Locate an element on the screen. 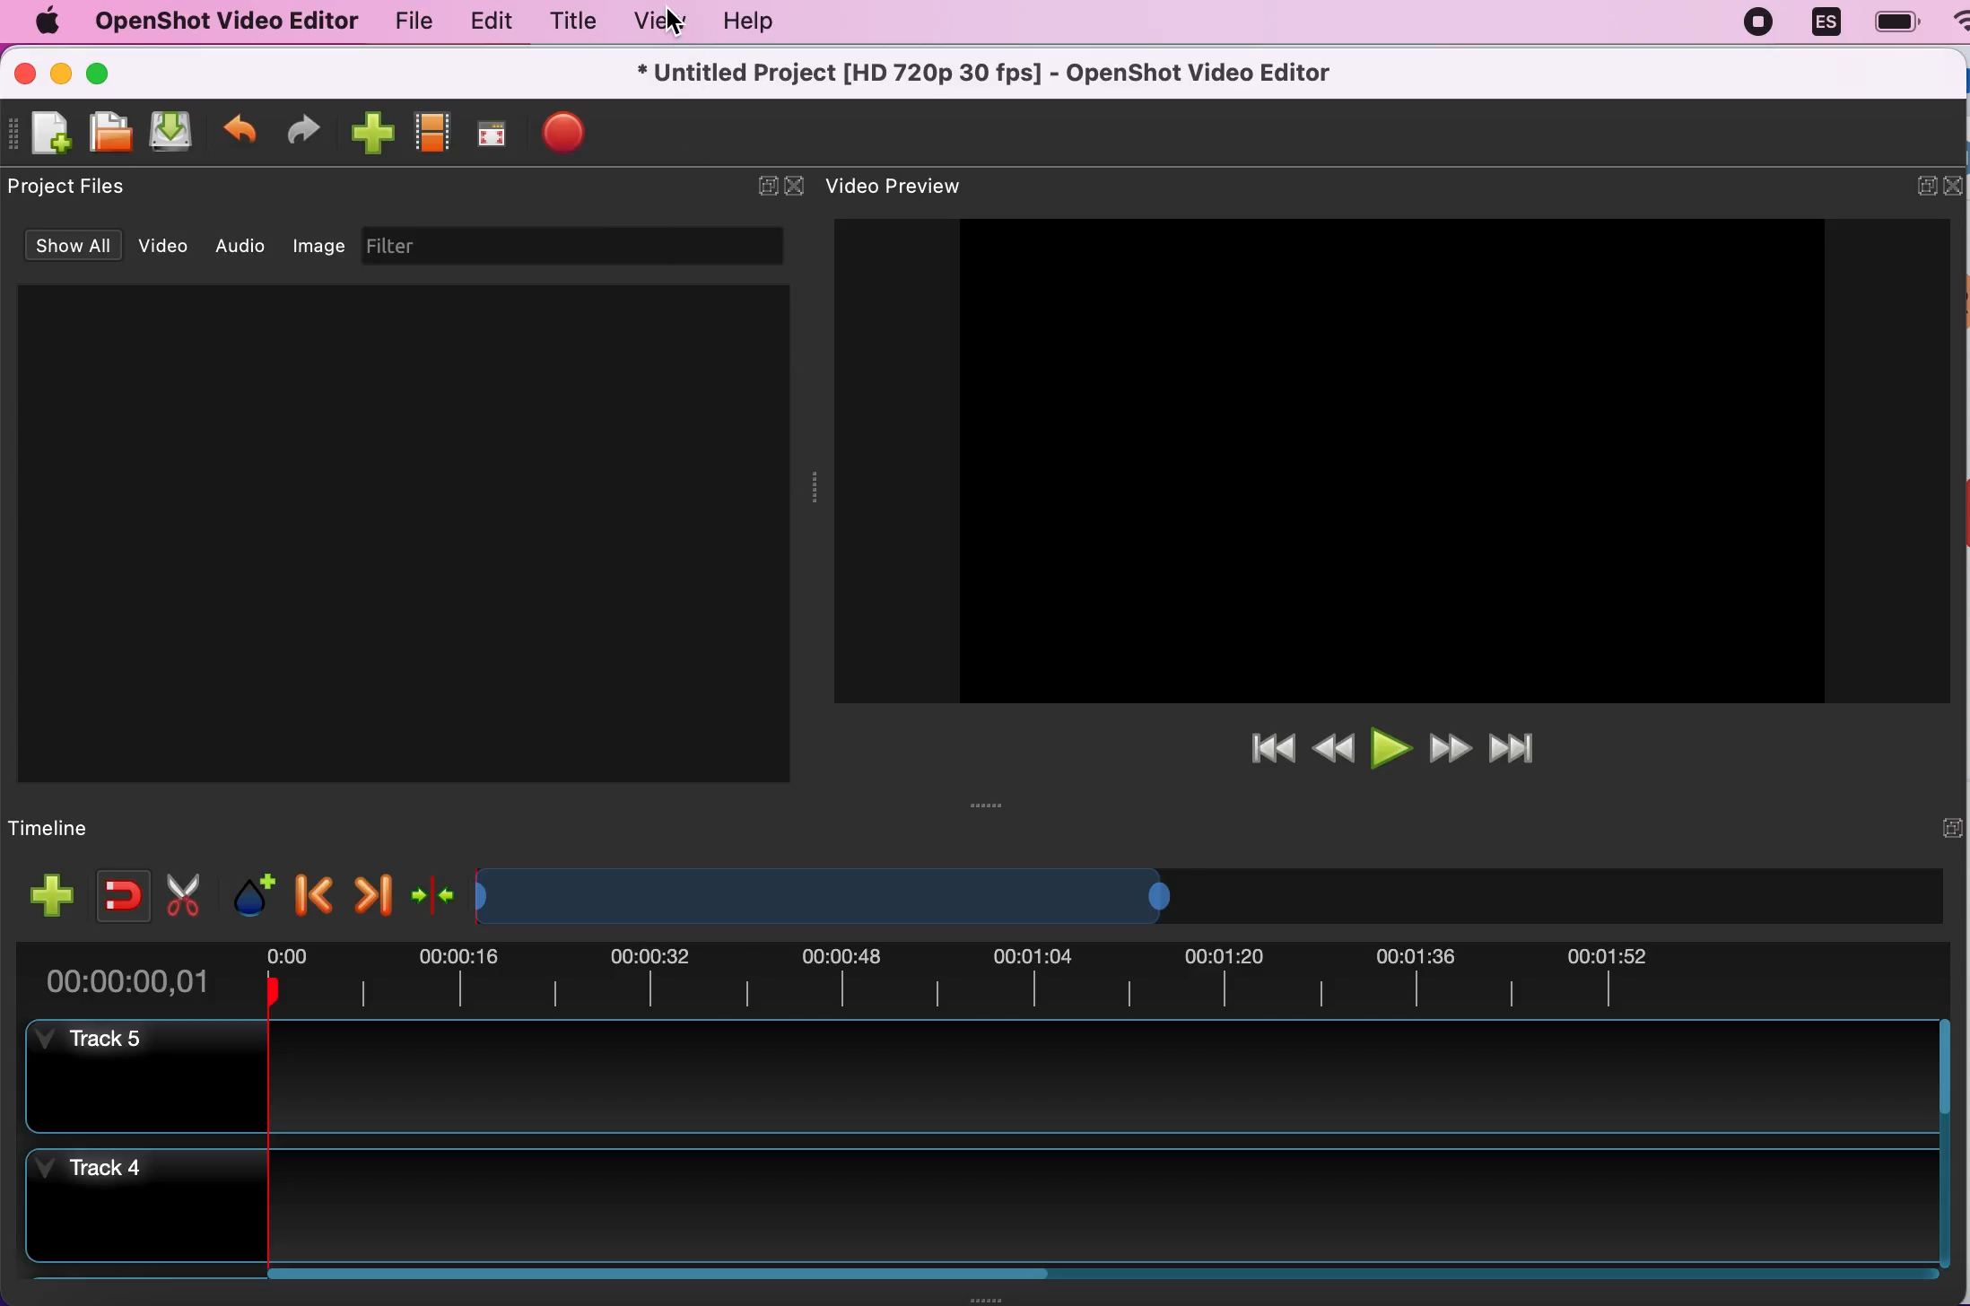 The height and width of the screenshot is (1306, 1970). add marker is located at coordinates (250, 890).